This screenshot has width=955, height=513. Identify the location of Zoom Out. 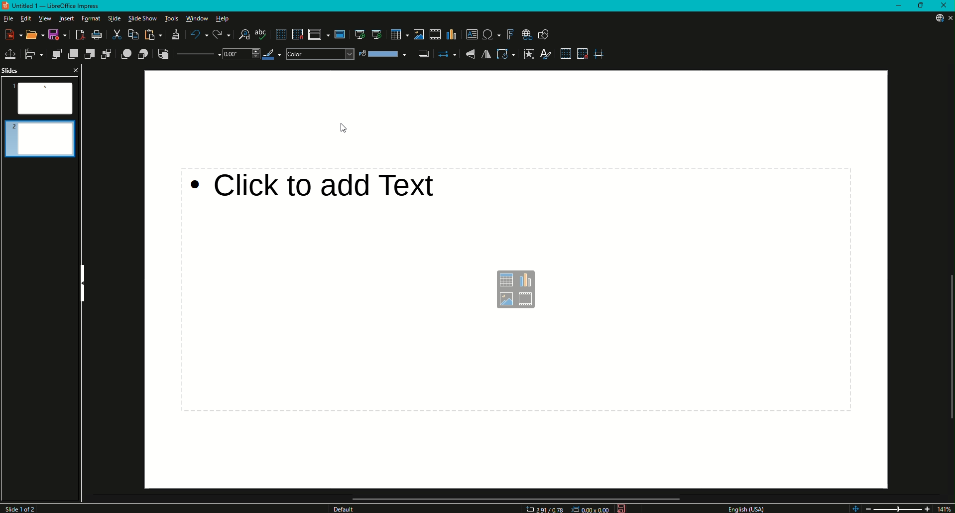
(872, 507).